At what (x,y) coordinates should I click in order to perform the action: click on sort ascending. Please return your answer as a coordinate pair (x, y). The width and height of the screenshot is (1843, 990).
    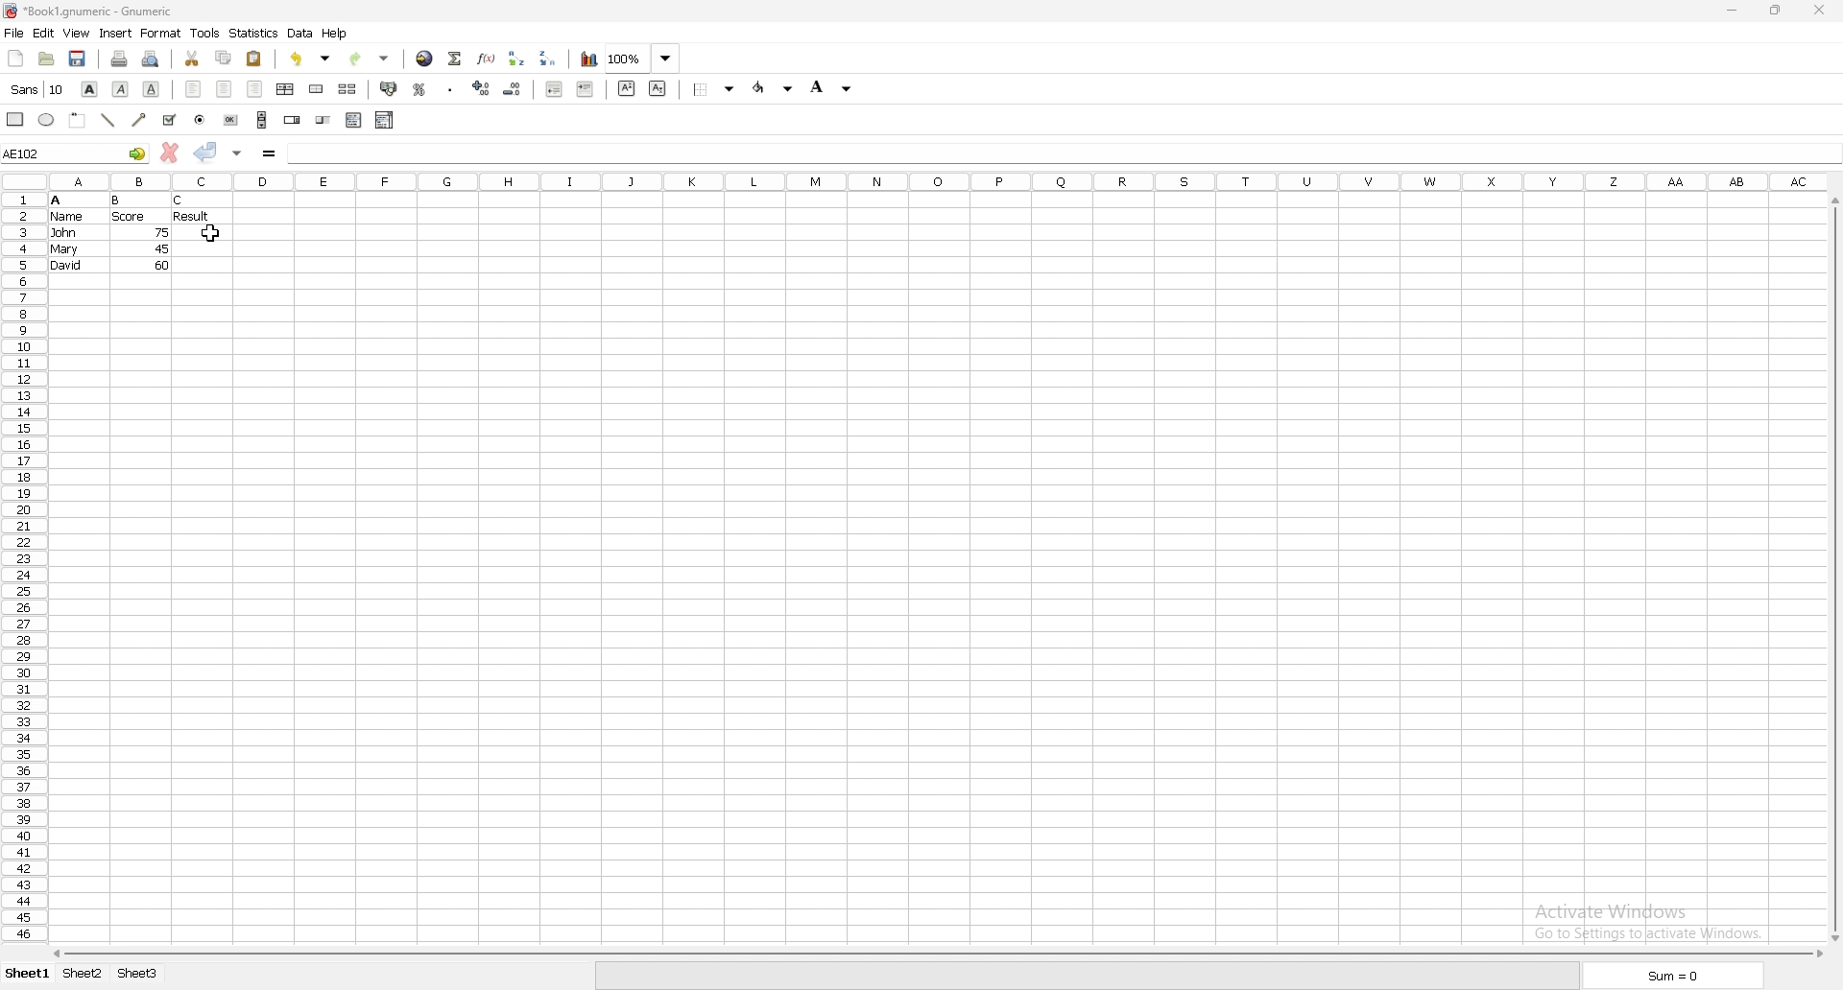
    Looking at the image, I should click on (516, 59).